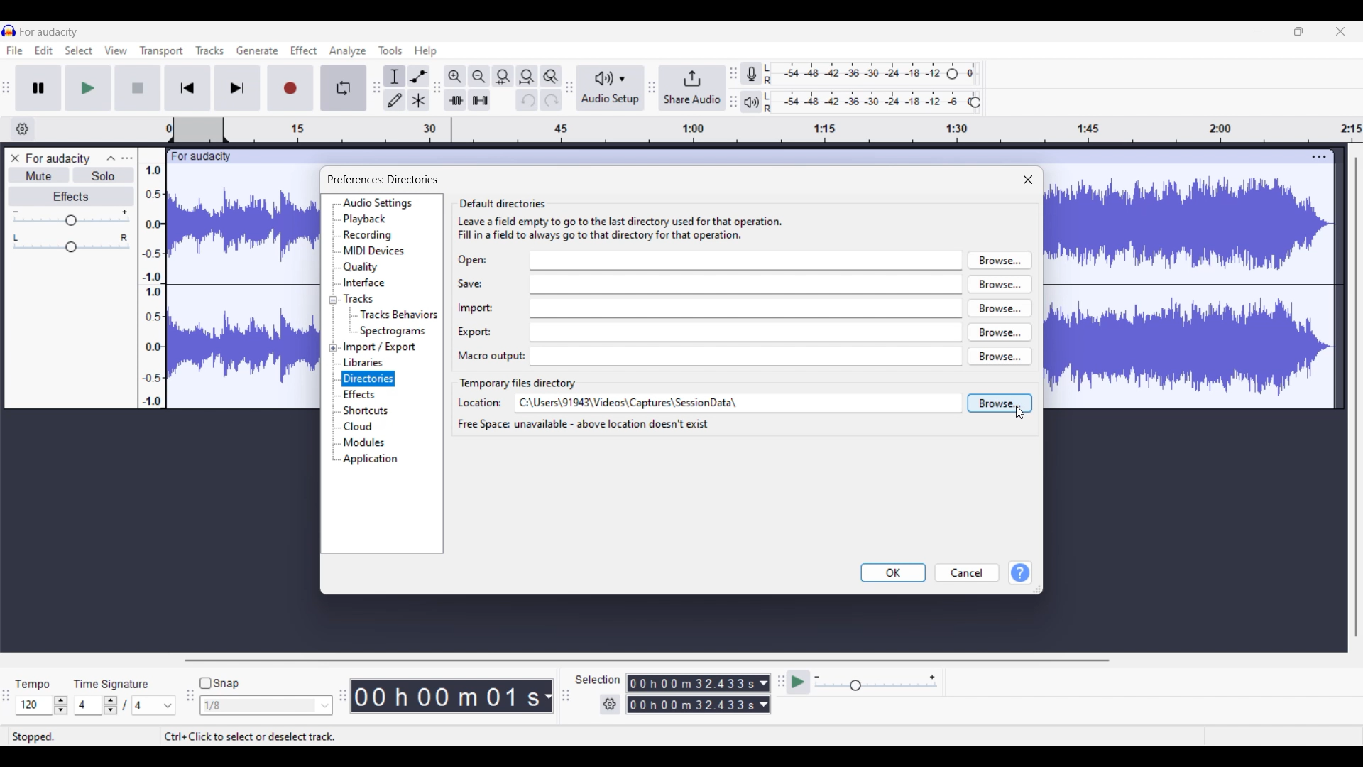 The width and height of the screenshot is (1363, 767). Describe the element at coordinates (479, 100) in the screenshot. I see `Silence audio selection` at that location.